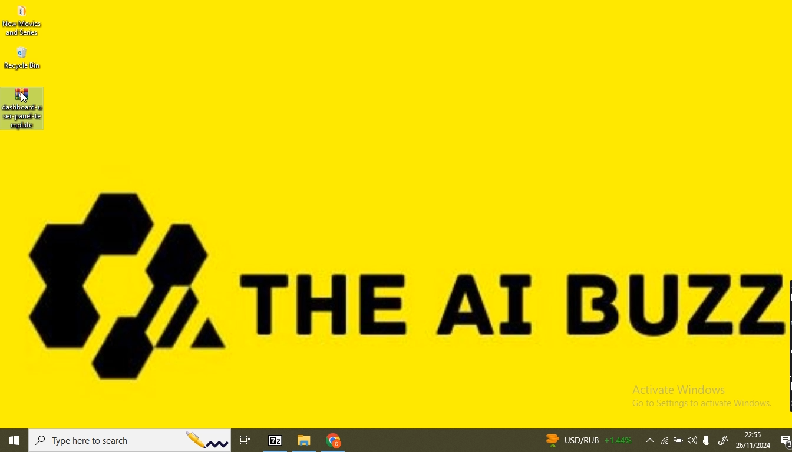 This screenshot has width=792, height=452. What do you see at coordinates (333, 442) in the screenshot?
I see `chrome` at bounding box center [333, 442].